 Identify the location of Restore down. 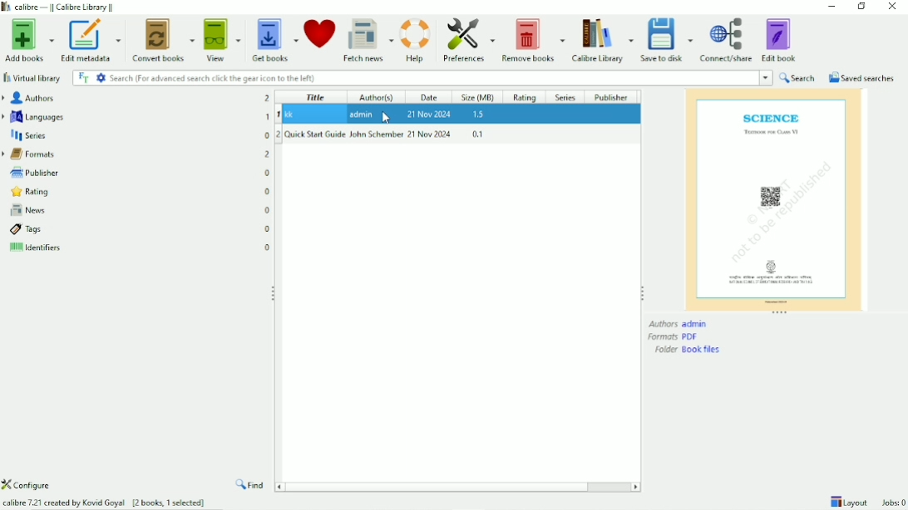
(861, 7).